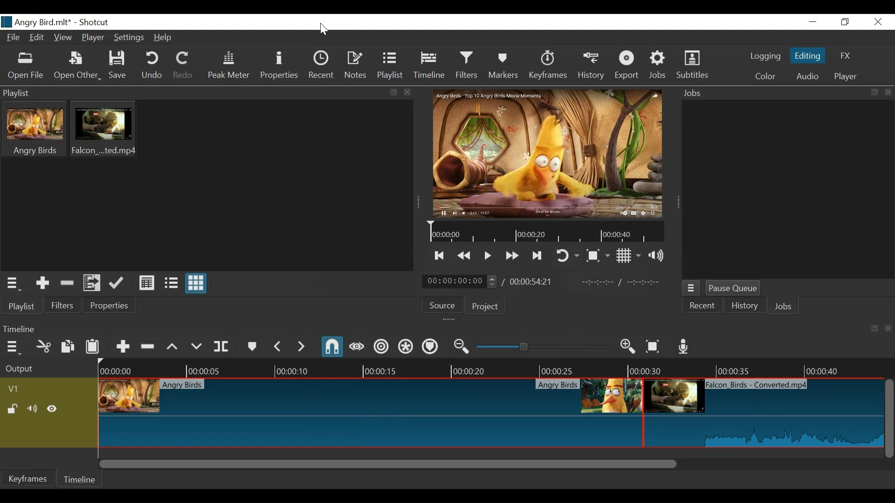 The height and width of the screenshot is (503, 895). What do you see at coordinates (813, 22) in the screenshot?
I see `minimize` at bounding box center [813, 22].